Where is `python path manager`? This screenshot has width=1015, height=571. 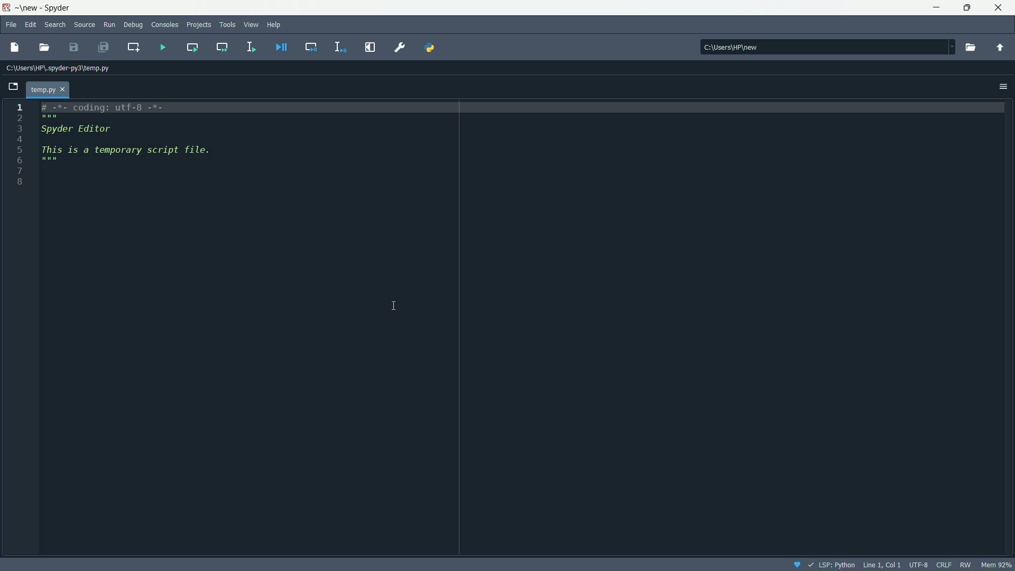
python path manager is located at coordinates (432, 47).